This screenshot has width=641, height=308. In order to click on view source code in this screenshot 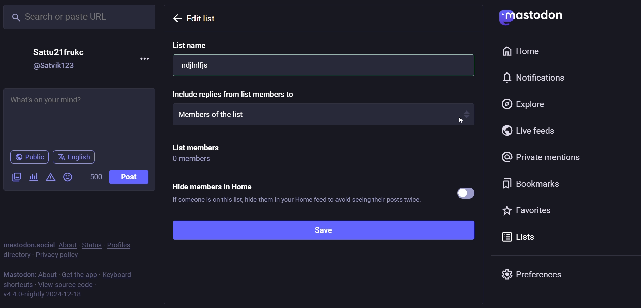, I will do `click(67, 284)`.